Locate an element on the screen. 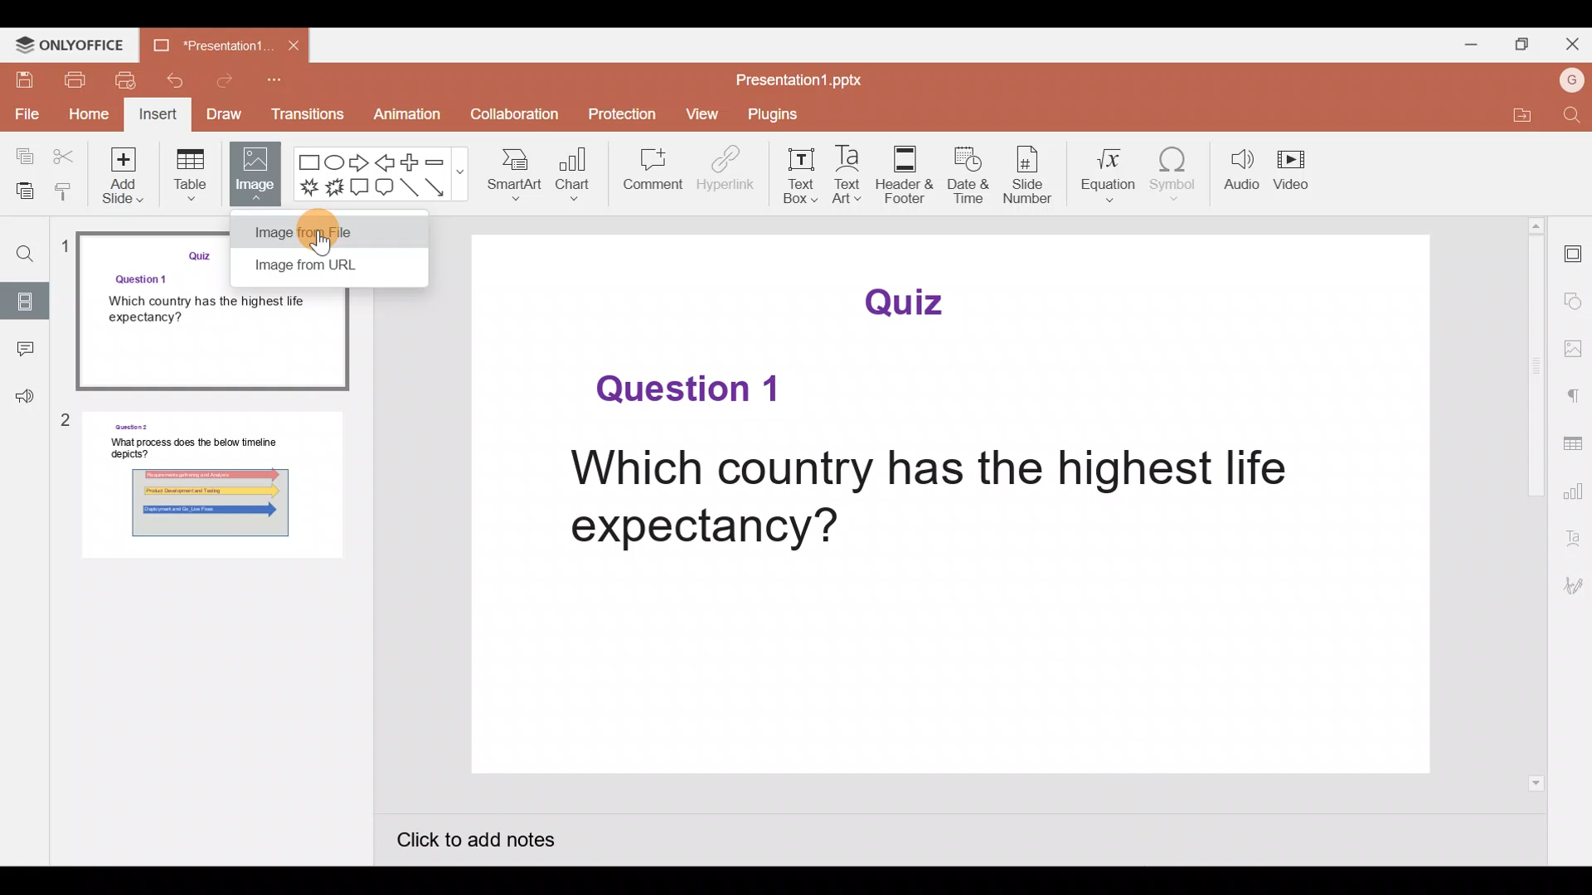 The image size is (1592, 895). Line is located at coordinates (409, 188).